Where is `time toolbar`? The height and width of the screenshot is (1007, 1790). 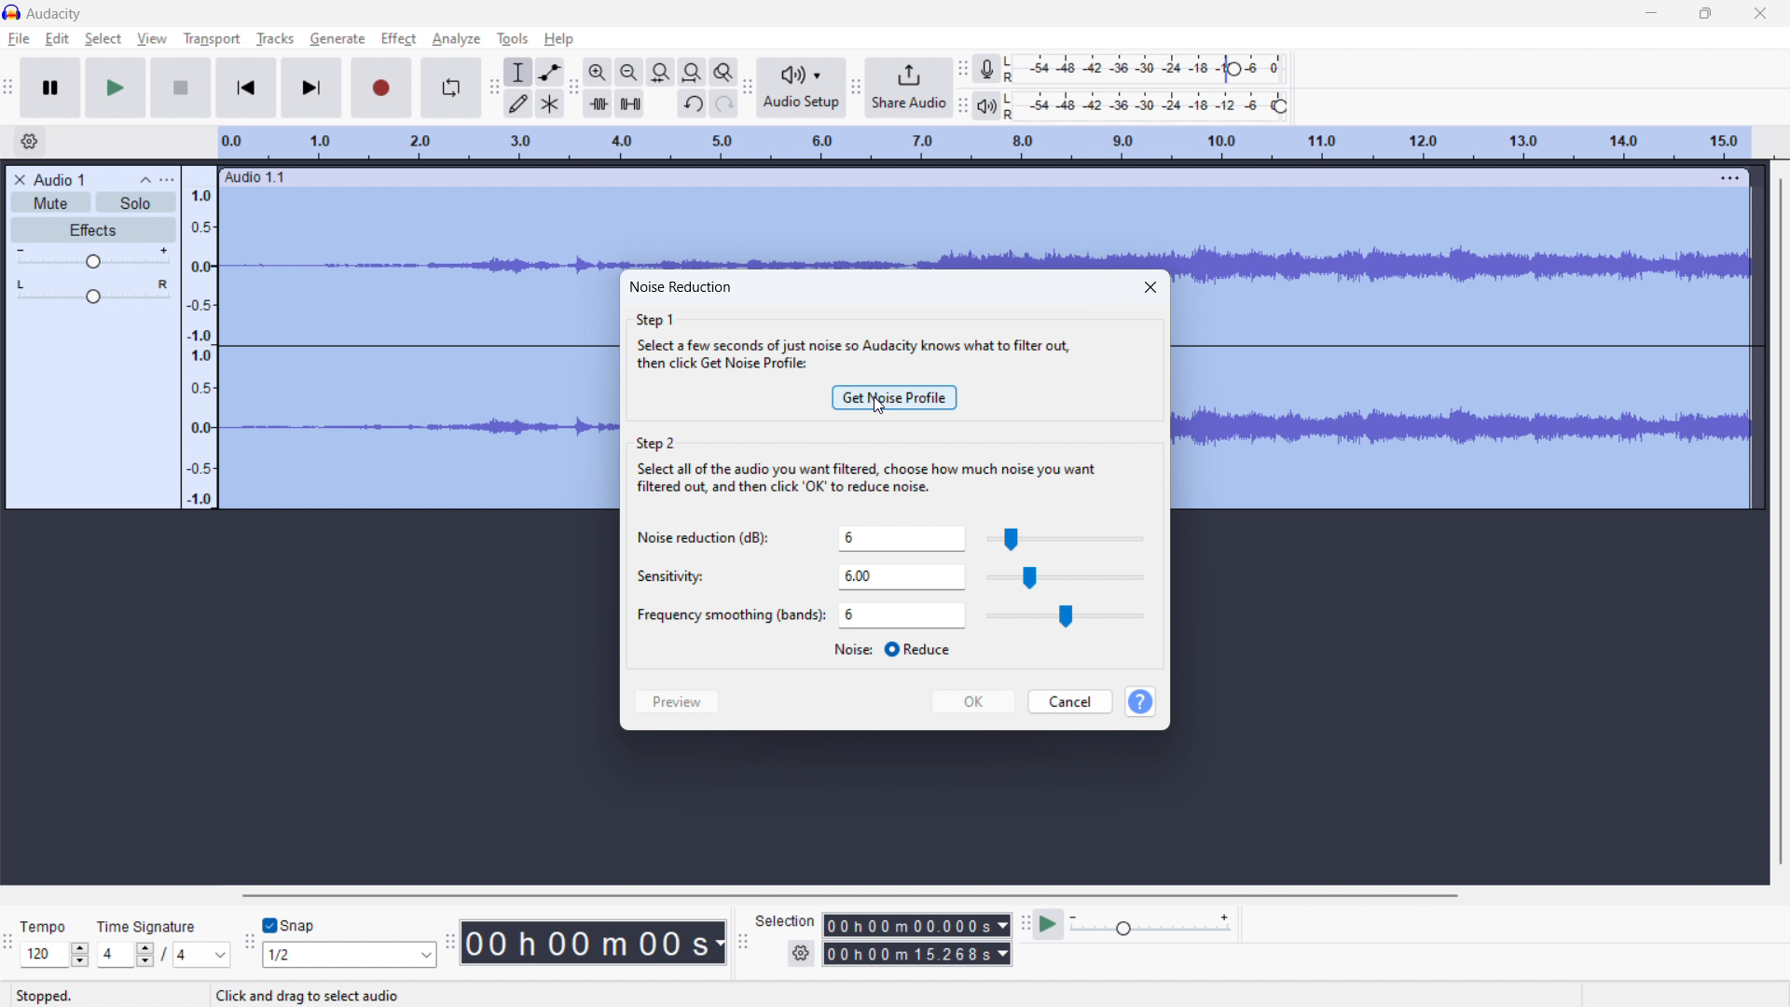
time toolbar is located at coordinates (450, 939).